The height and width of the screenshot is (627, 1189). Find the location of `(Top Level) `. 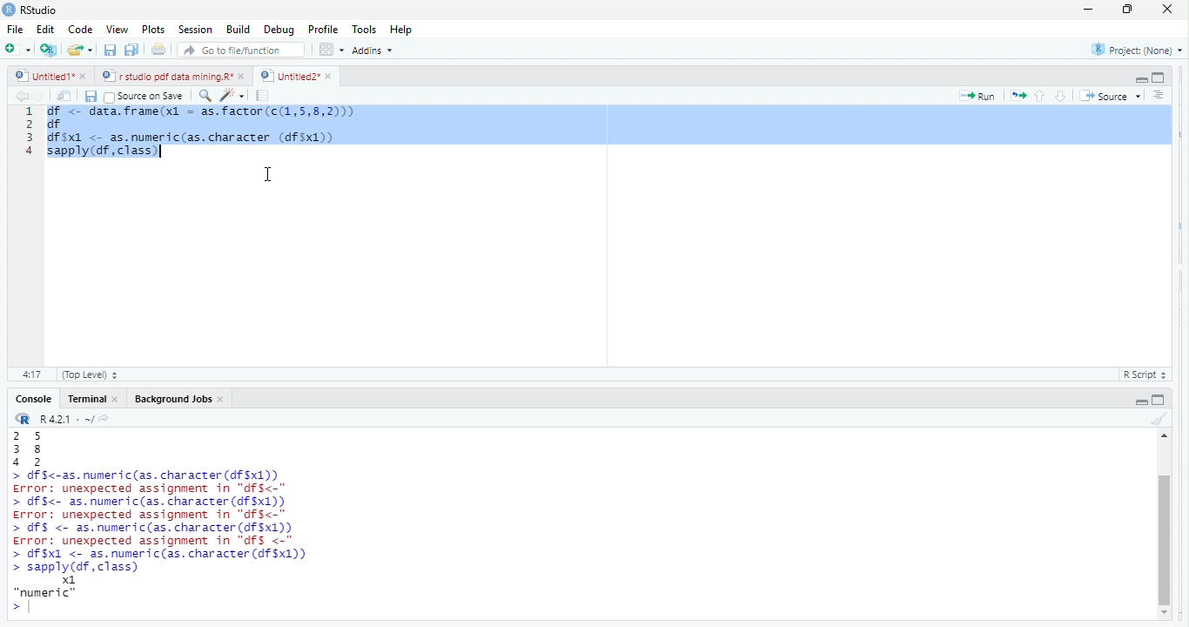

(Top Level)  is located at coordinates (87, 374).